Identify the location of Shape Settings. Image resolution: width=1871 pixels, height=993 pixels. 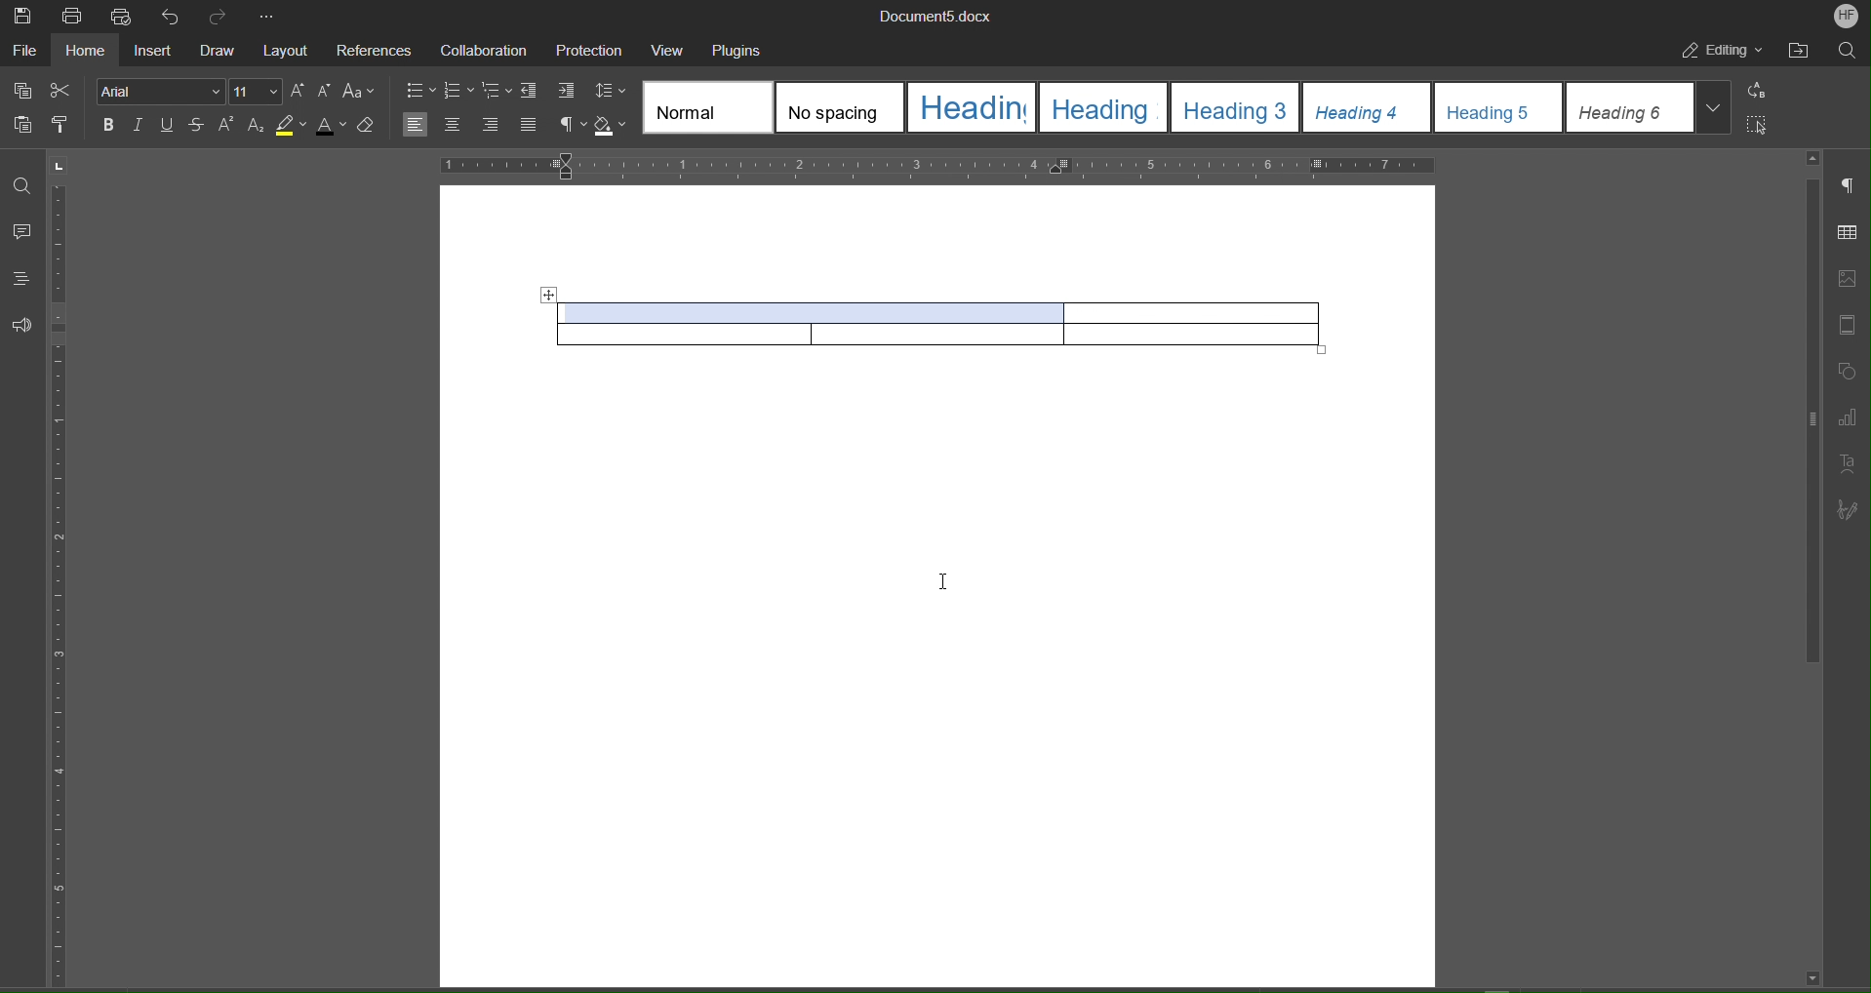
(1850, 372).